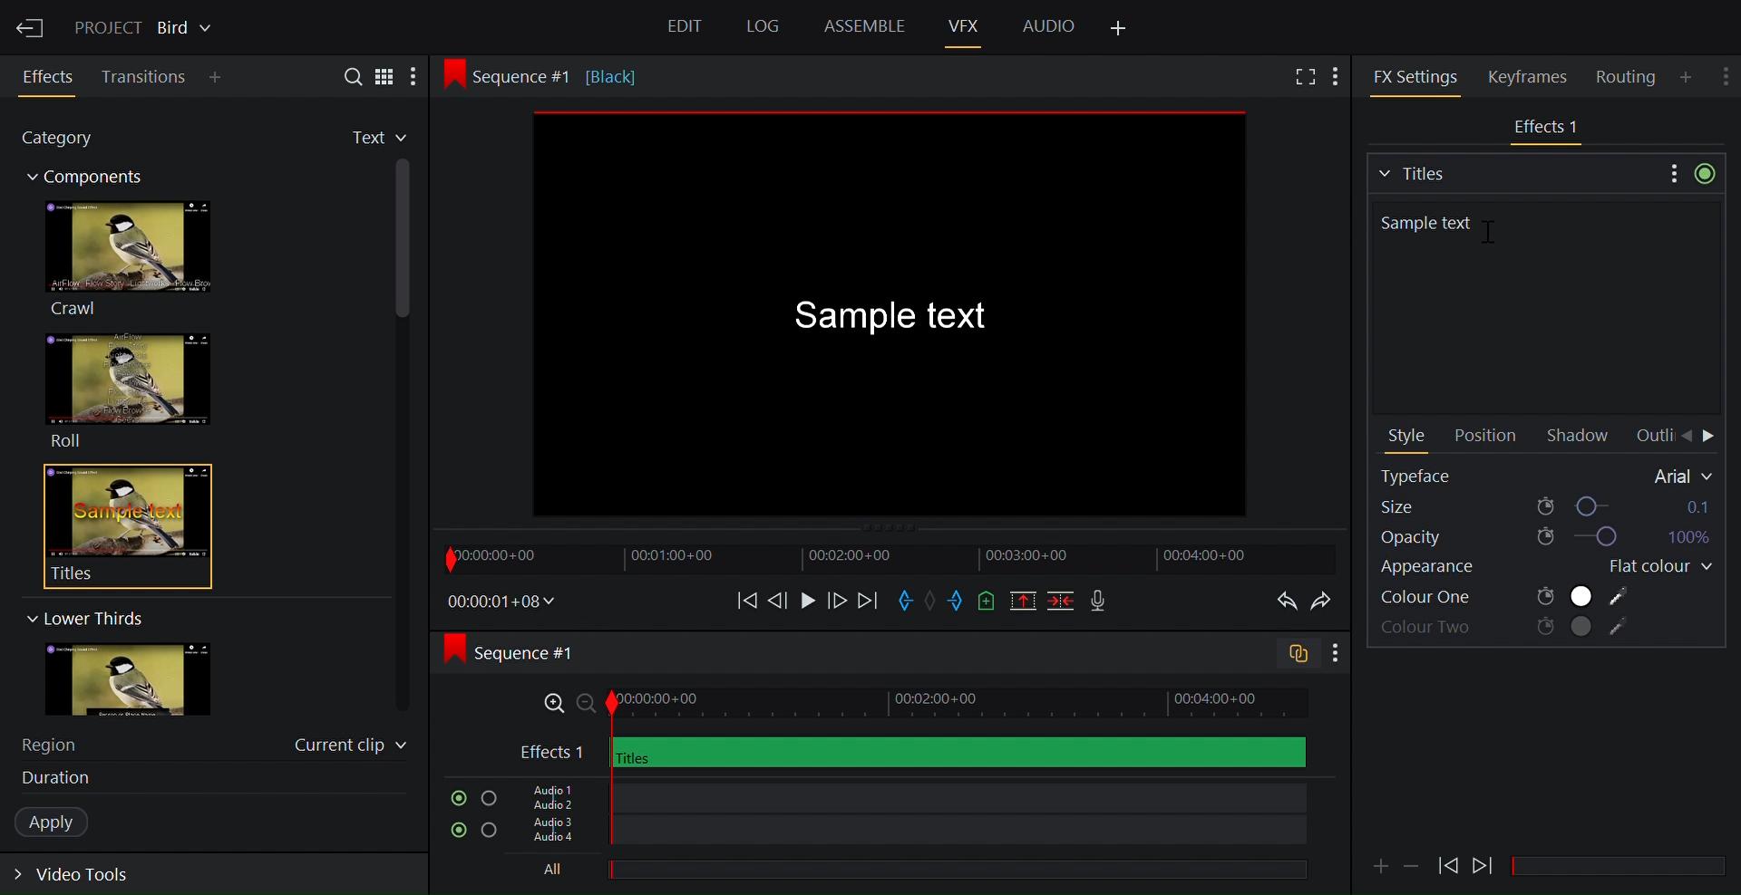  What do you see at coordinates (807, 600) in the screenshot?
I see `Play` at bounding box center [807, 600].